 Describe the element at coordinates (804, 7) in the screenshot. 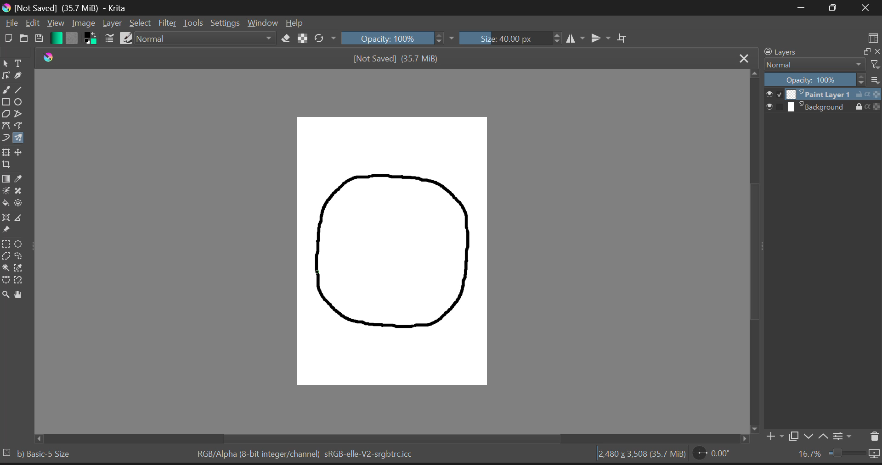

I see `Restore Down` at that location.